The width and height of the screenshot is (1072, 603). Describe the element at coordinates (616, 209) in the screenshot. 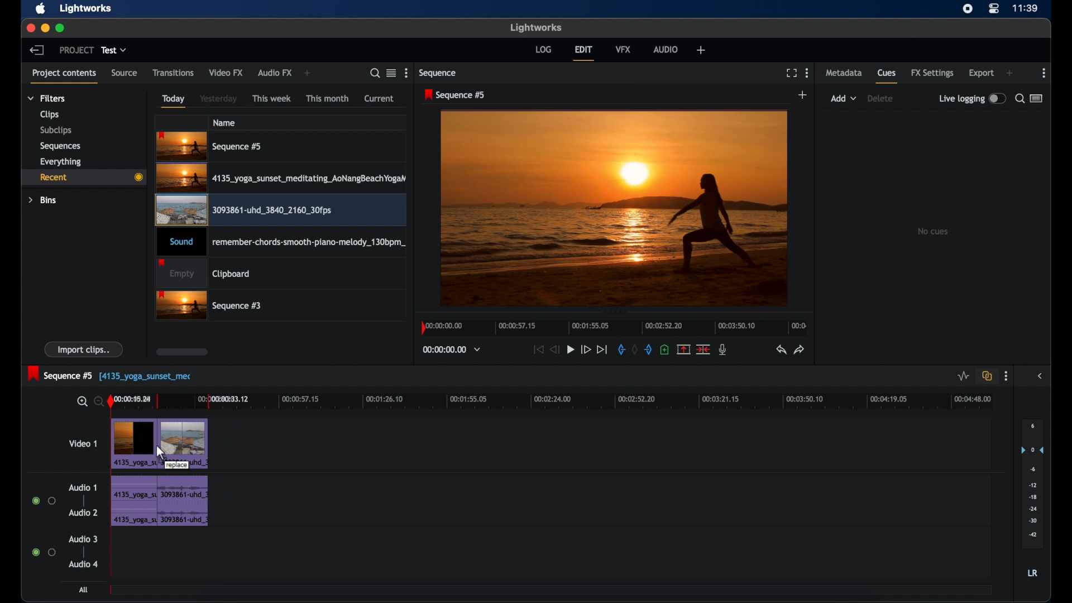

I see `video preview` at that location.